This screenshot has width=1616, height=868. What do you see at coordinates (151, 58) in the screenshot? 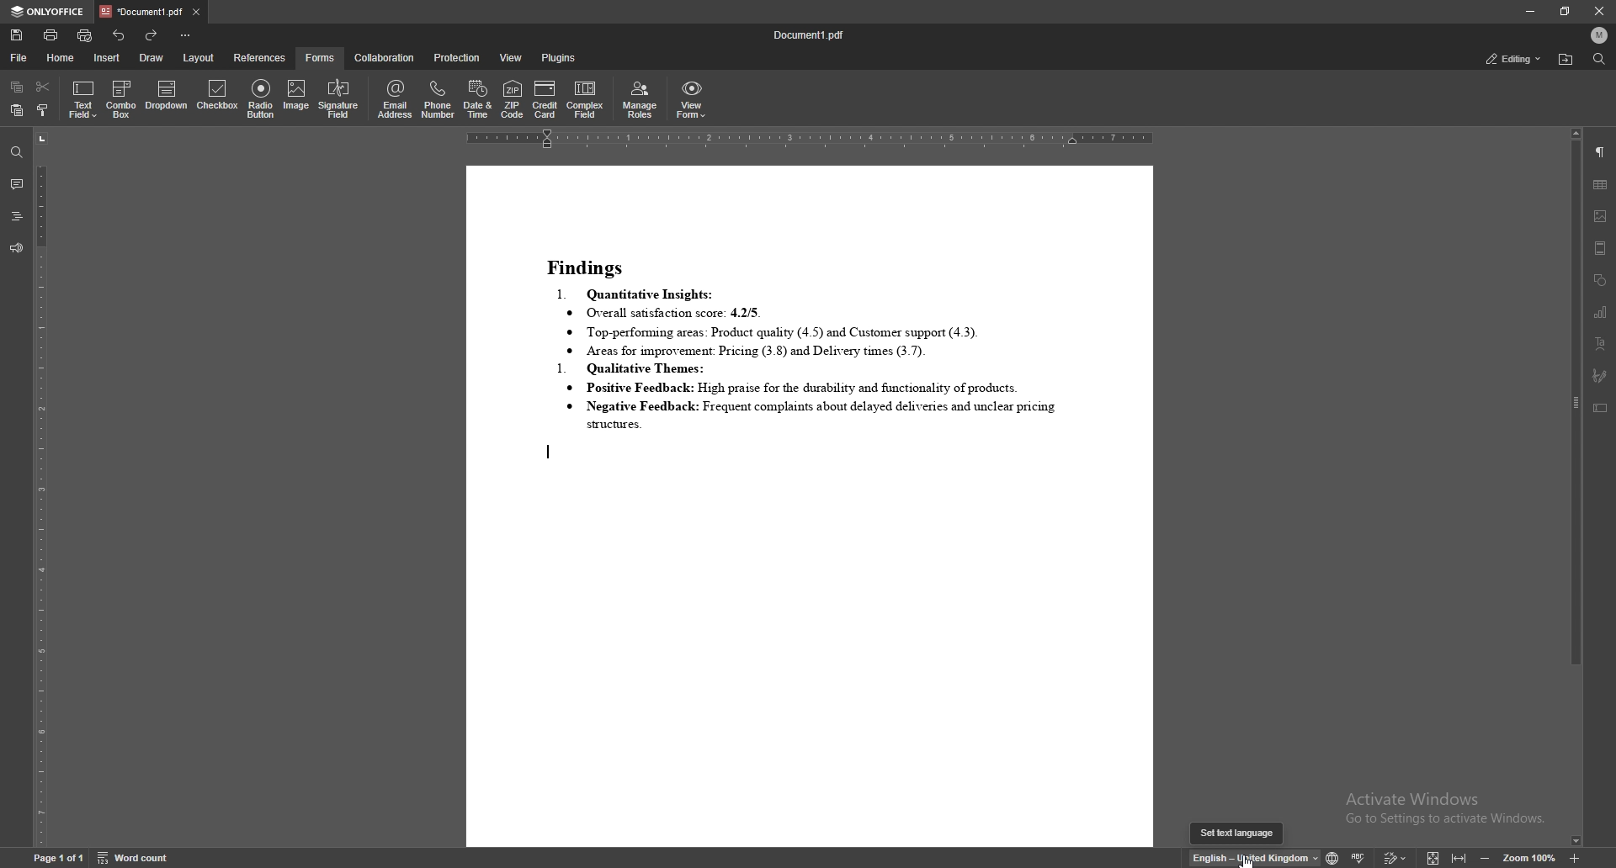
I see `draw` at bounding box center [151, 58].